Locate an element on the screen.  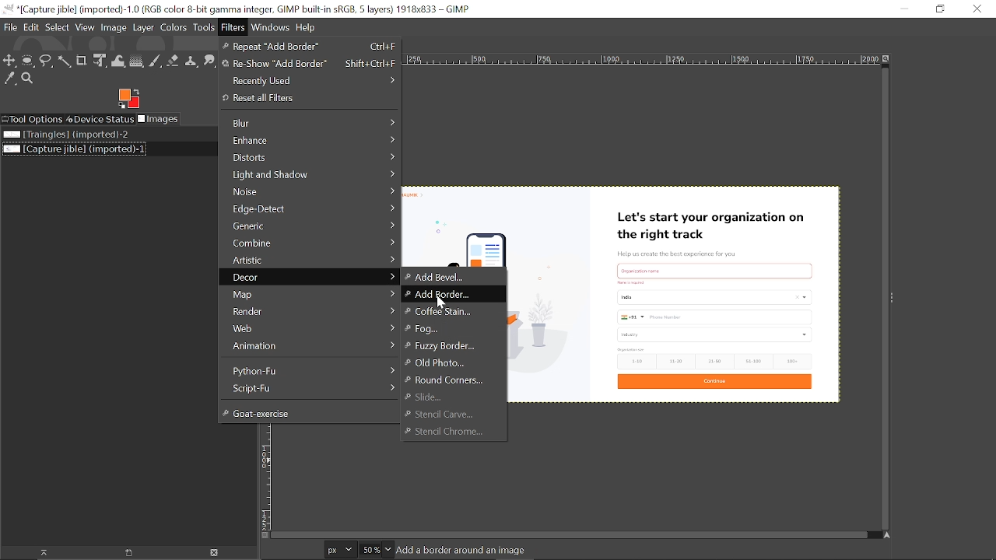
Current window is located at coordinates (241, 9).